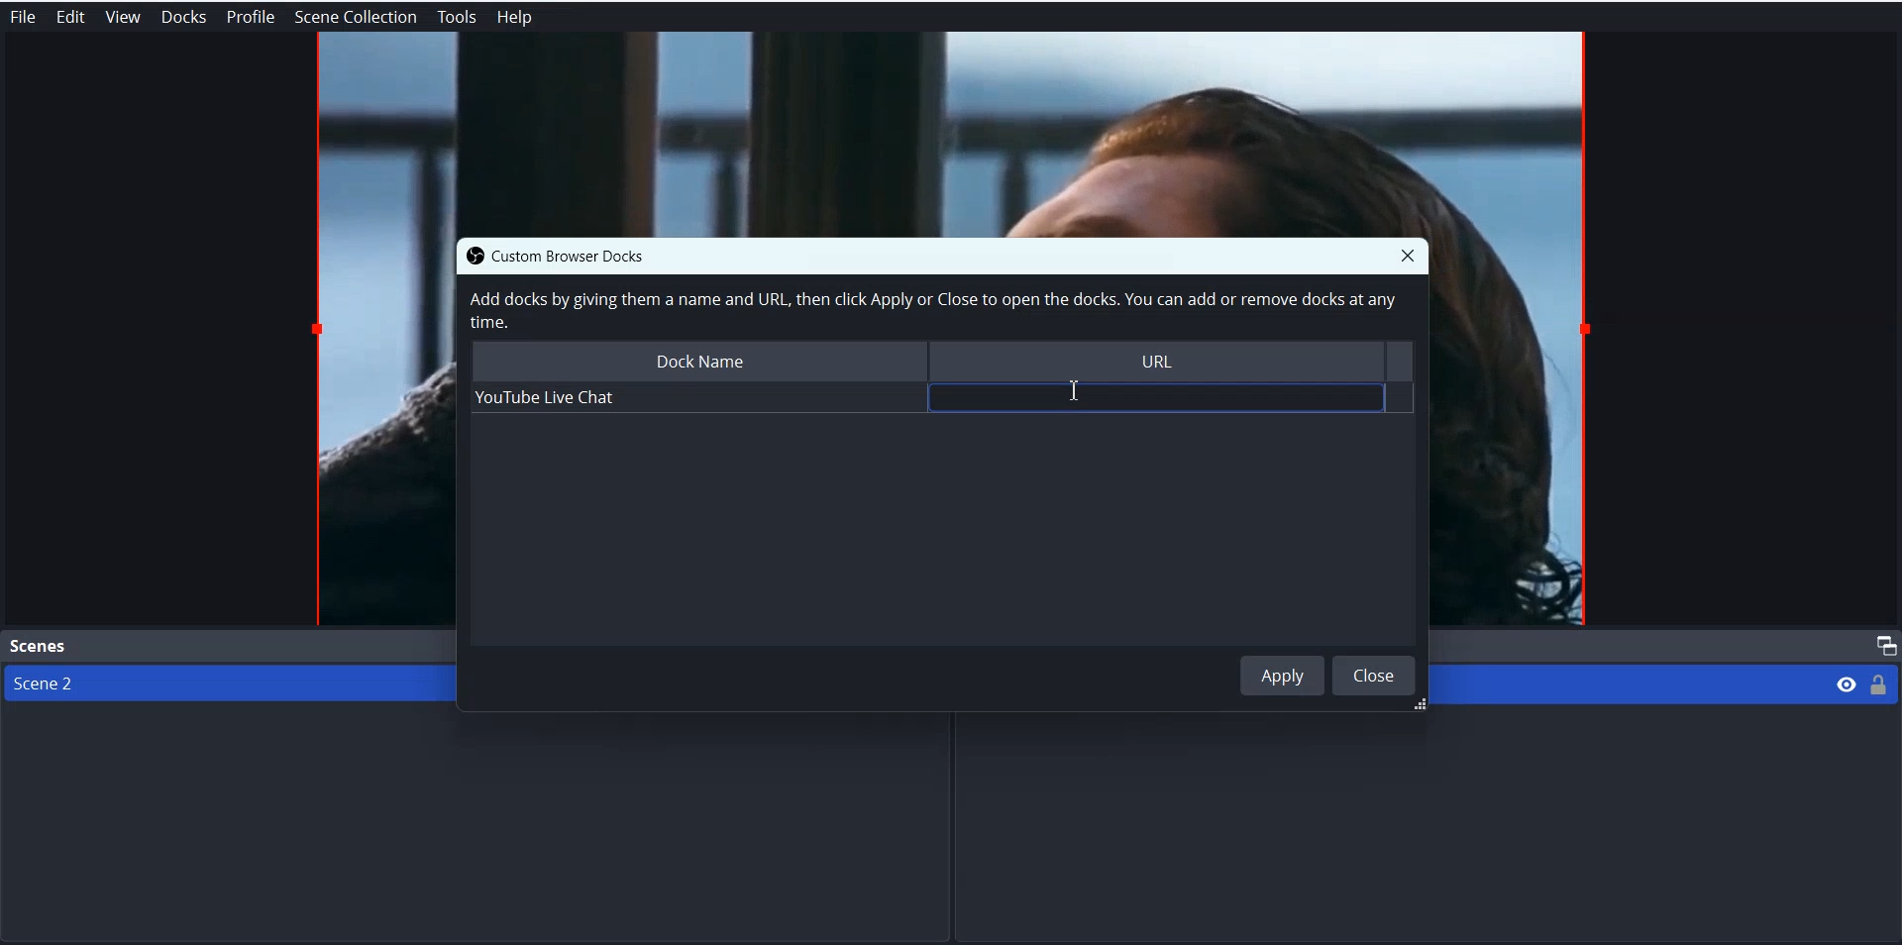 The width and height of the screenshot is (1902, 945). I want to click on Close, so click(1408, 255).